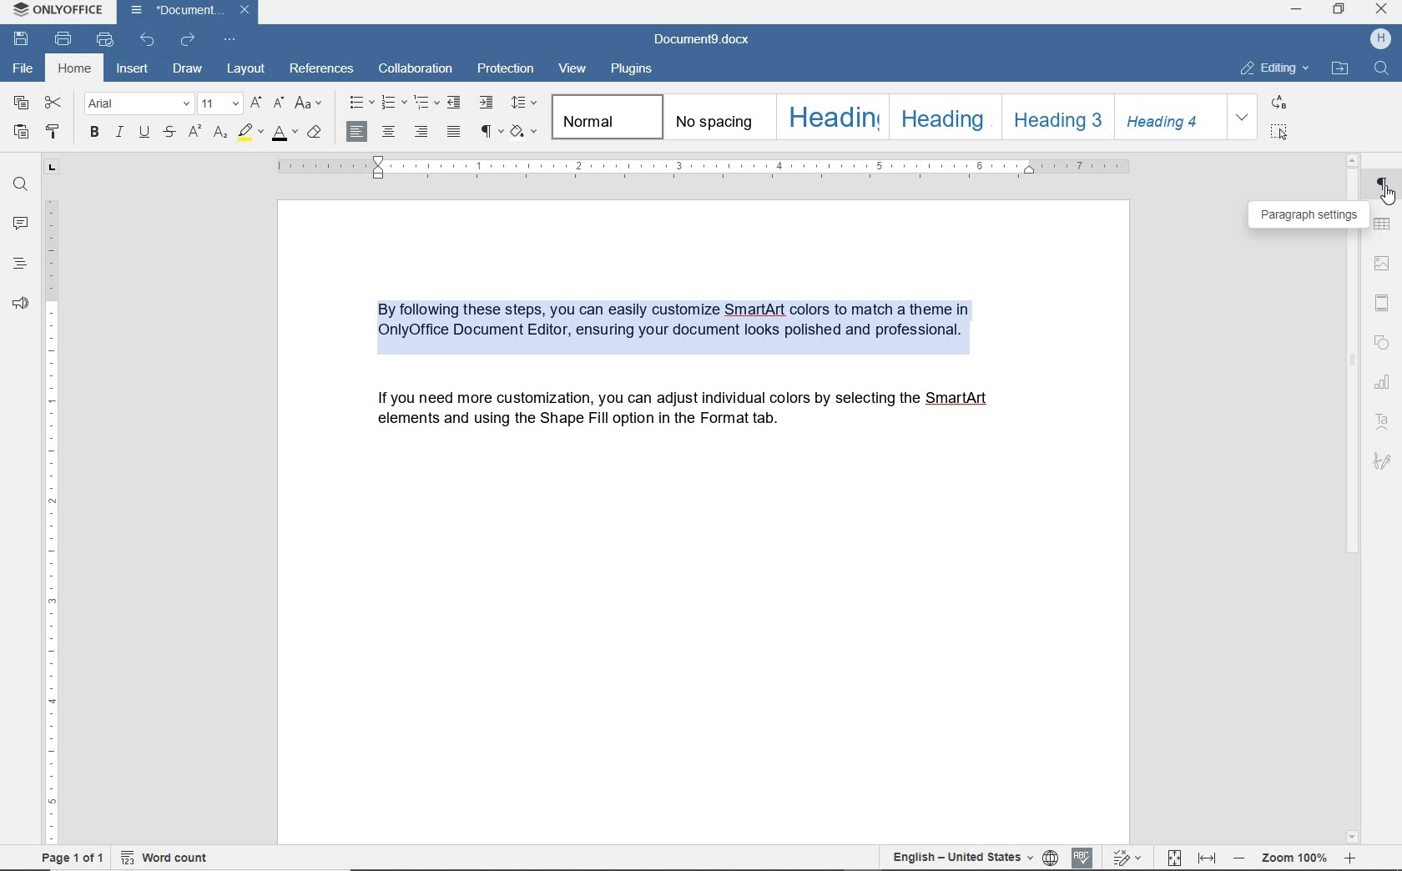 This screenshot has width=1402, height=871. Describe the element at coordinates (52, 132) in the screenshot. I see `copy style` at that location.